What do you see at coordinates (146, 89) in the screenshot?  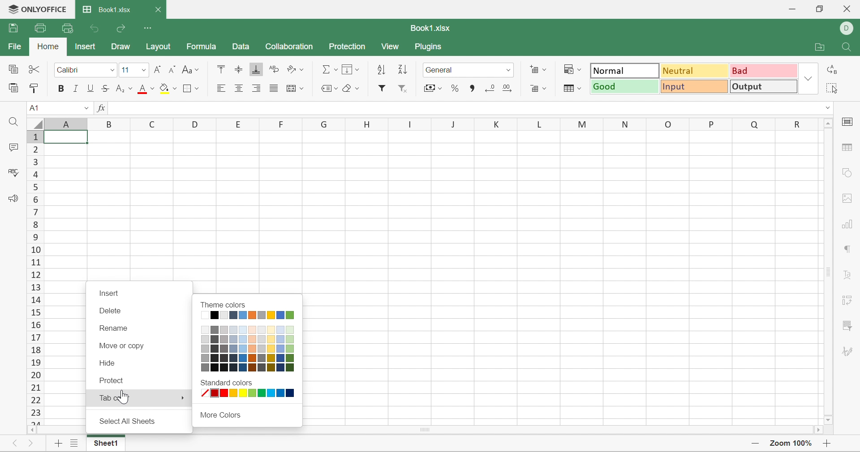 I see `Font color` at bounding box center [146, 89].